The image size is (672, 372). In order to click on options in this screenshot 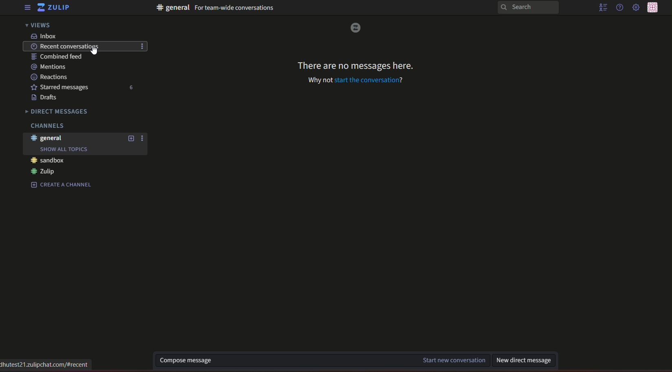, I will do `click(142, 139)`.